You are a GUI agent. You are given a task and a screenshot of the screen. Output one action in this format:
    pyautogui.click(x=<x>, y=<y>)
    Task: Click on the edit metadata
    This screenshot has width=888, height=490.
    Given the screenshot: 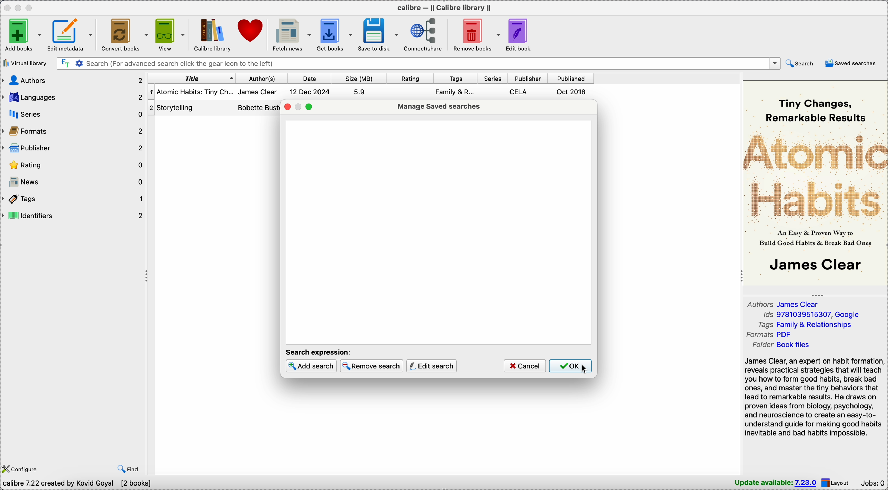 What is the action you would take?
    pyautogui.click(x=70, y=35)
    